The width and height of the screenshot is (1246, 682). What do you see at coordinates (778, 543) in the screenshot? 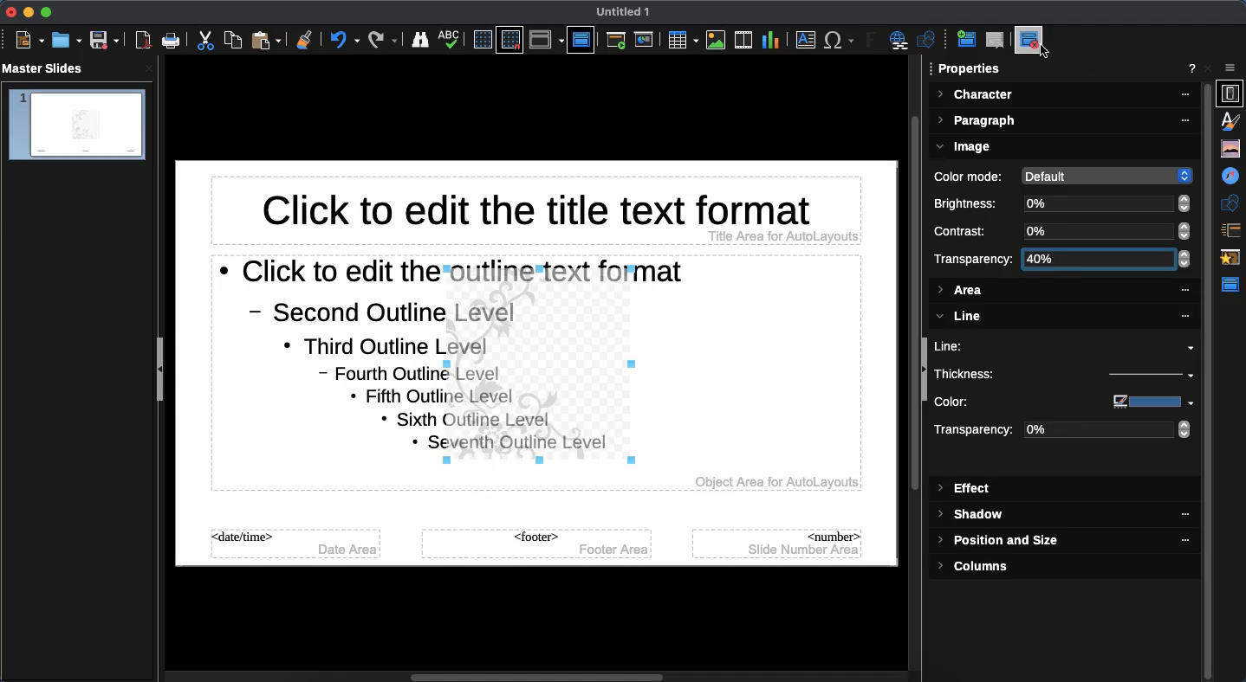
I see `Master slide number` at bounding box center [778, 543].